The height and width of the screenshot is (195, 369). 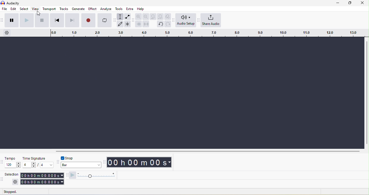 I want to click on redo, so click(x=168, y=24).